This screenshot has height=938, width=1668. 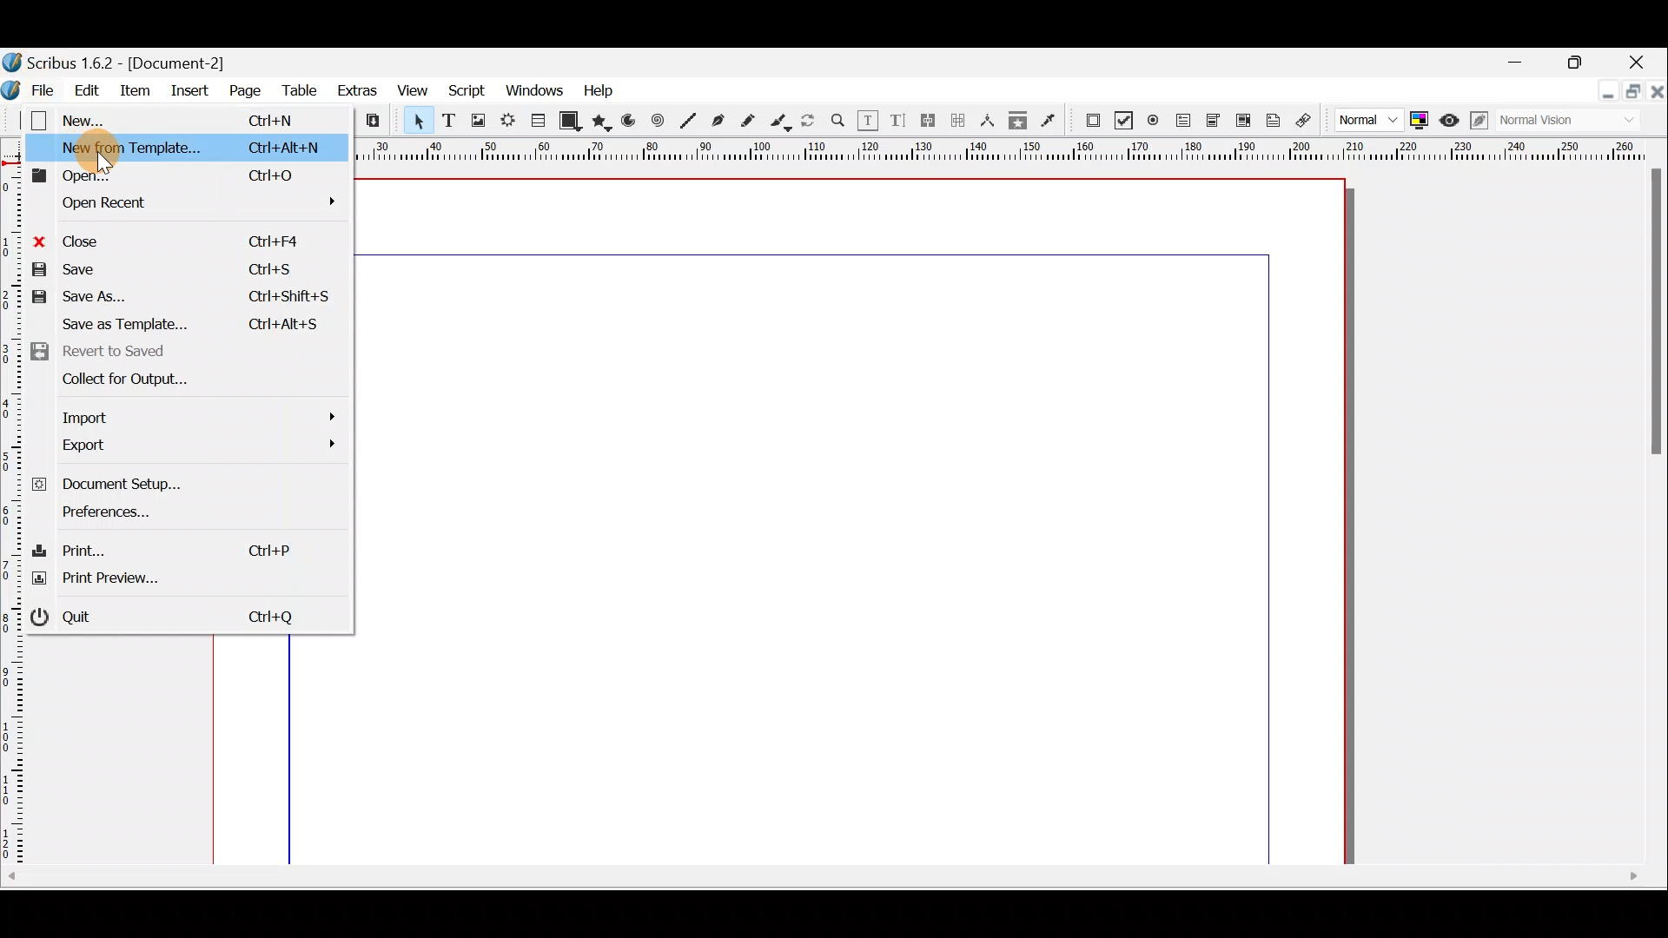 I want to click on Minimise, so click(x=1521, y=66).